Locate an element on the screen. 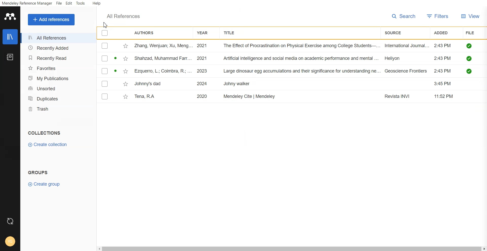  scroll left is located at coordinates (99, 248).